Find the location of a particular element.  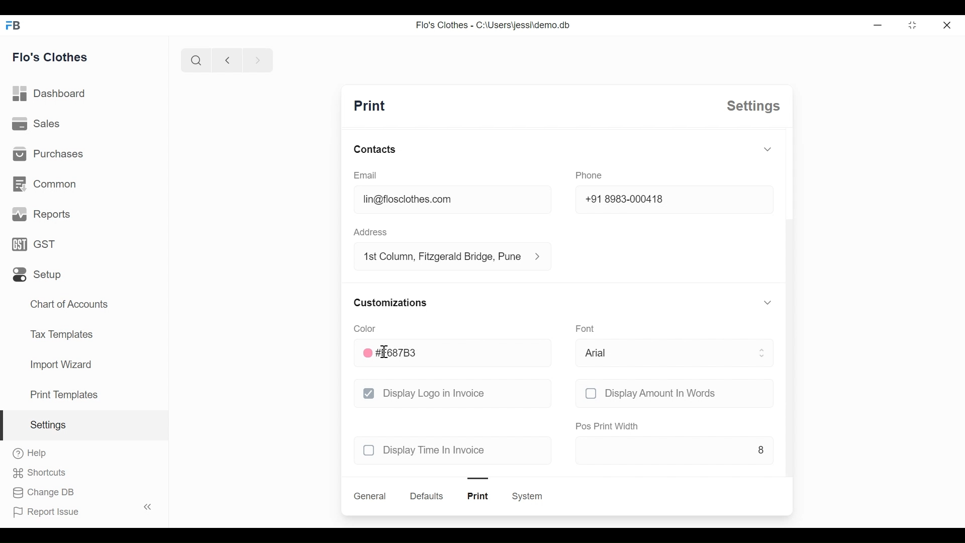

toggle sidebar is located at coordinates (149, 507).